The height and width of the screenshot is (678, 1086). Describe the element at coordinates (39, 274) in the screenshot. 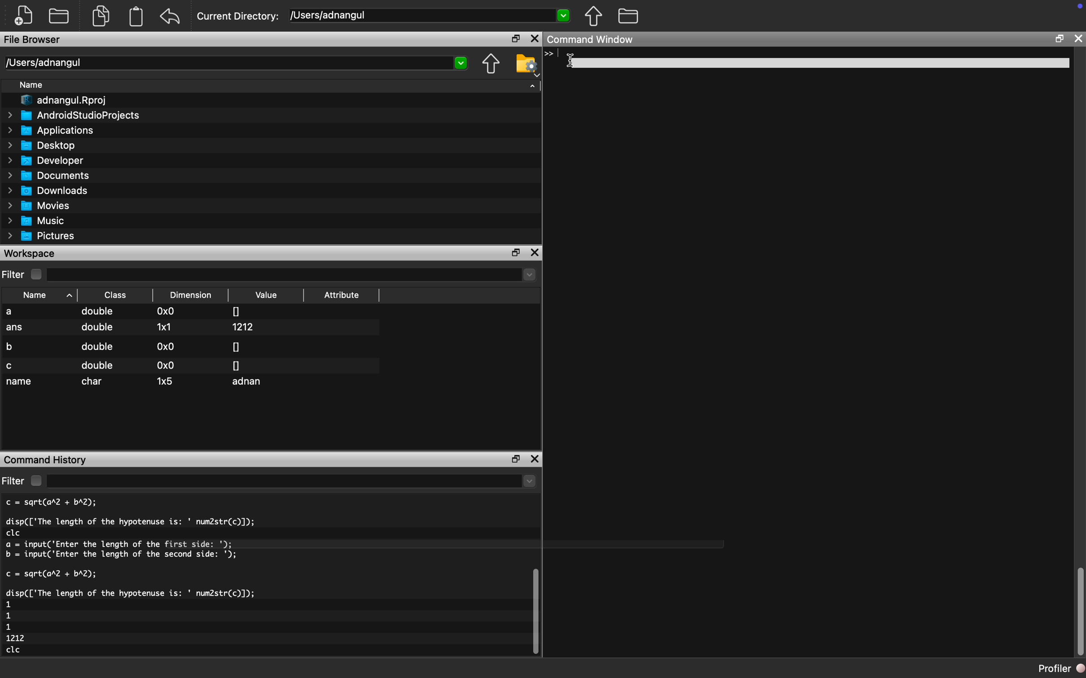

I see `checkbox` at that location.